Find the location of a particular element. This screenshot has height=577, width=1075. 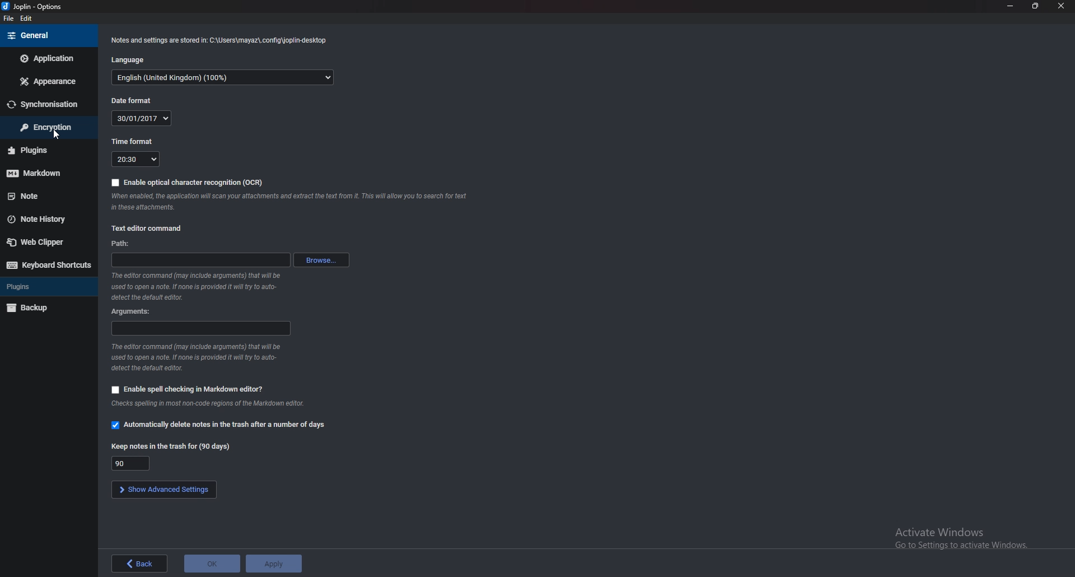

automatically delete notes is located at coordinates (219, 425).